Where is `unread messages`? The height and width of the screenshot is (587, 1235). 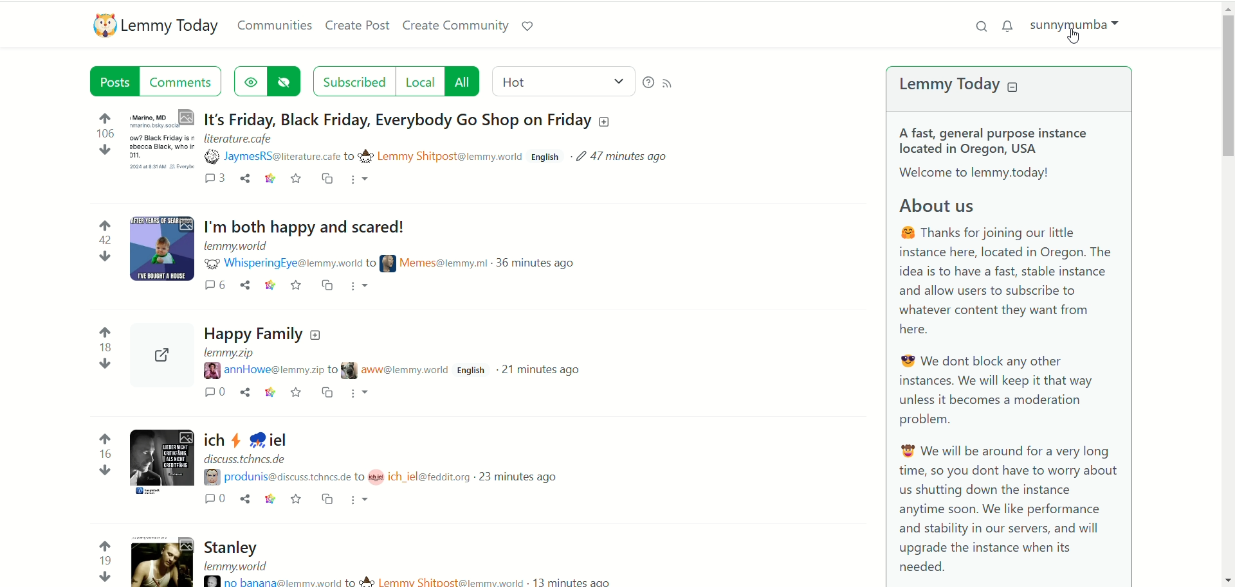
unread messages is located at coordinates (1010, 26).